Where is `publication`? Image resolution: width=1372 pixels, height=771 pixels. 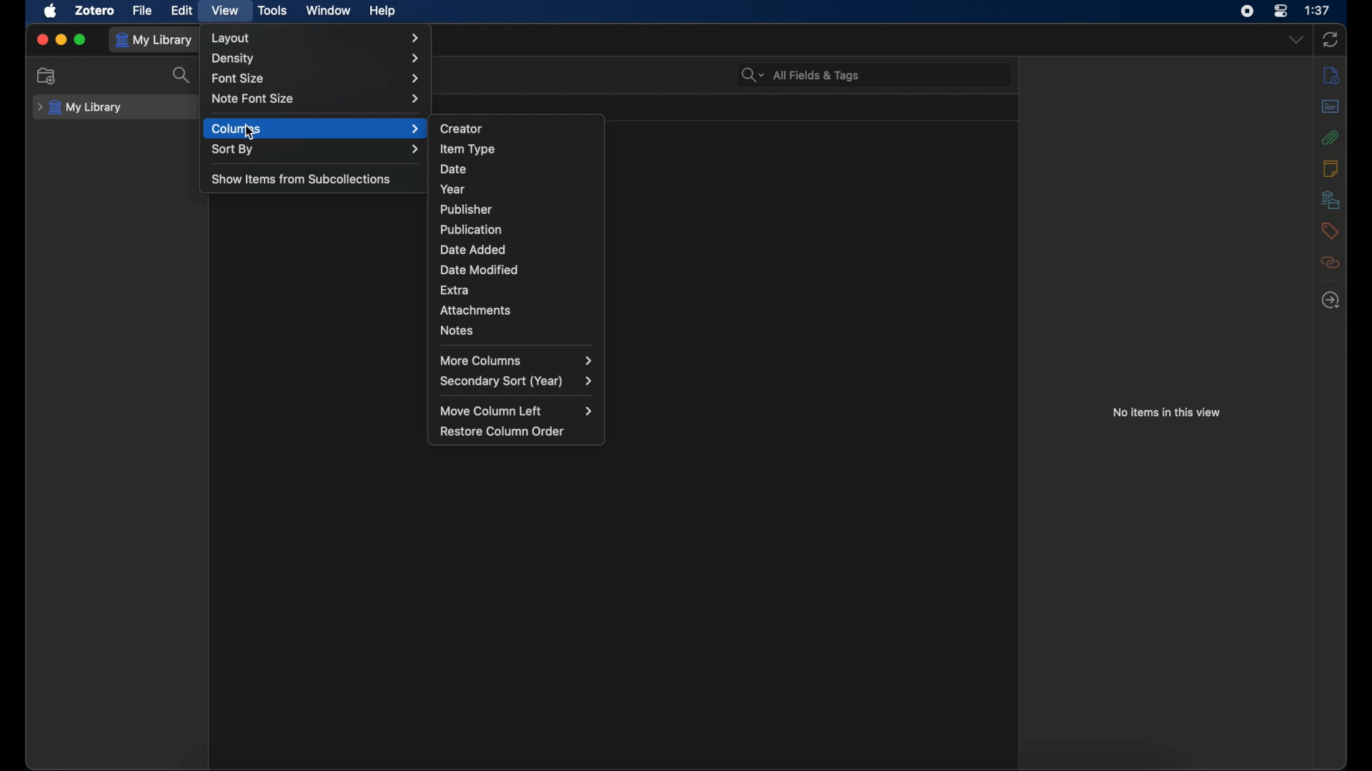
publication is located at coordinates (472, 228).